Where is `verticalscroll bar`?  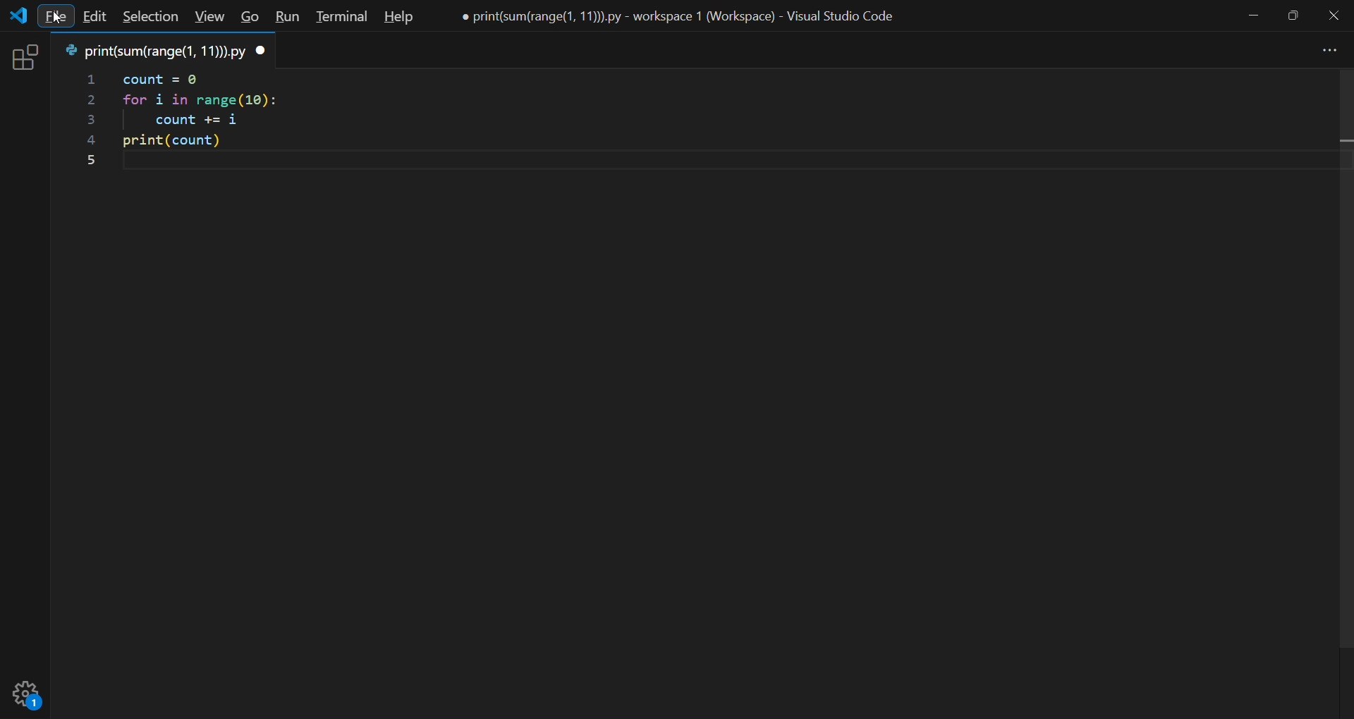 verticalscroll bar is located at coordinates (1341, 370).